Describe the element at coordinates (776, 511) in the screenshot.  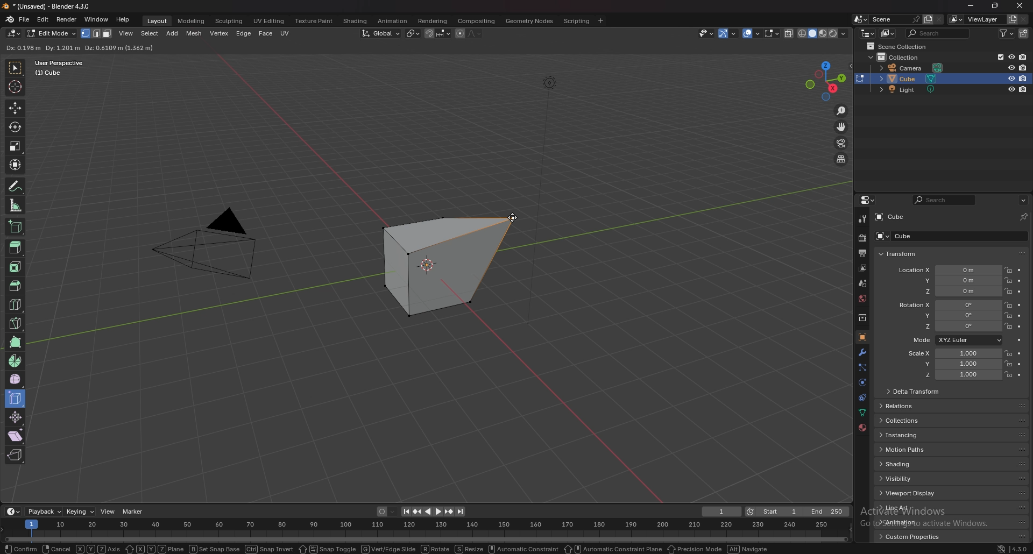
I see `start frame` at that location.